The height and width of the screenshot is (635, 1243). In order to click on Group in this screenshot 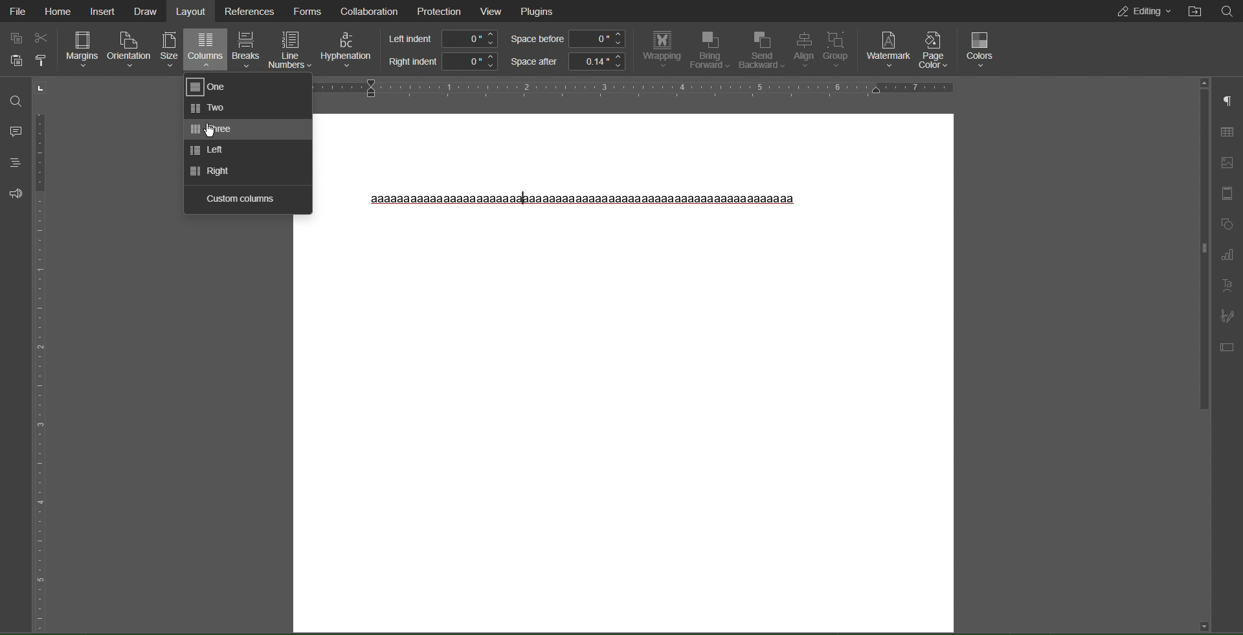, I will do `click(840, 50)`.